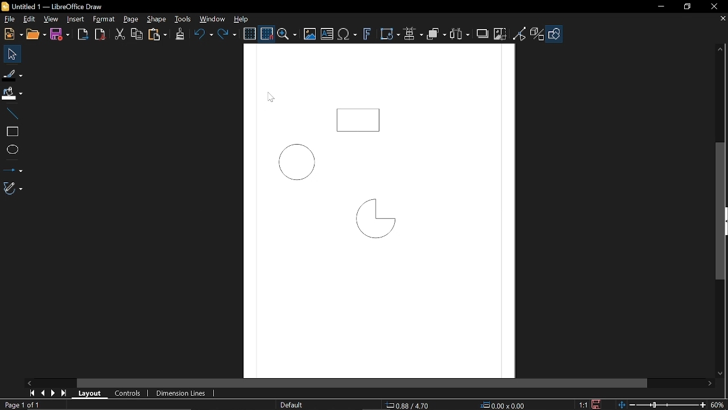  What do you see at coordinates (365, 35) in the screenshot?
I see `Insert fontwork` at bounding box center [365, 35].